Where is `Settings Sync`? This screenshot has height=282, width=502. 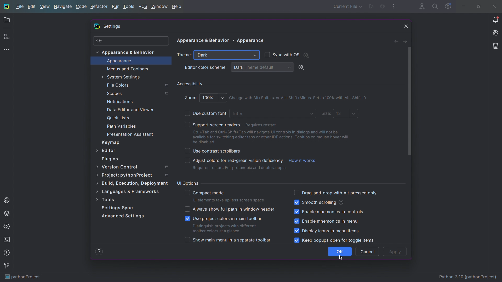
Settings Sync is located at coordinates (117, 208).